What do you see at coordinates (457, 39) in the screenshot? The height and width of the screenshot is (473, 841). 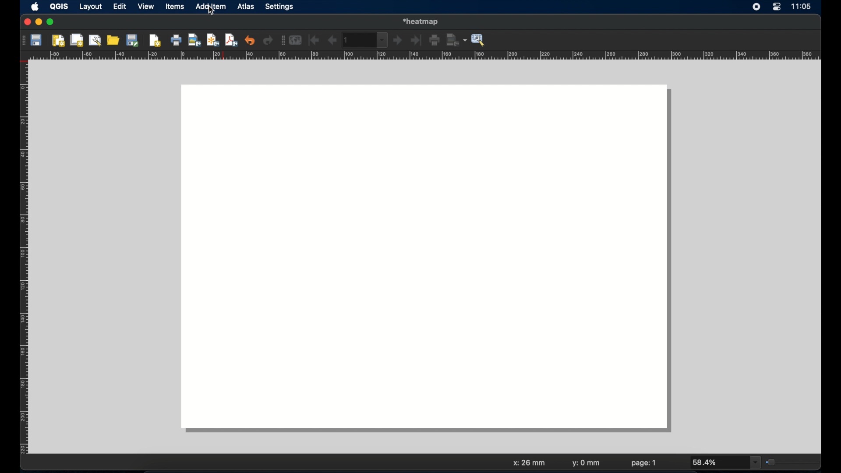 I see `export atlas as image` at bounding box center [457, 39].